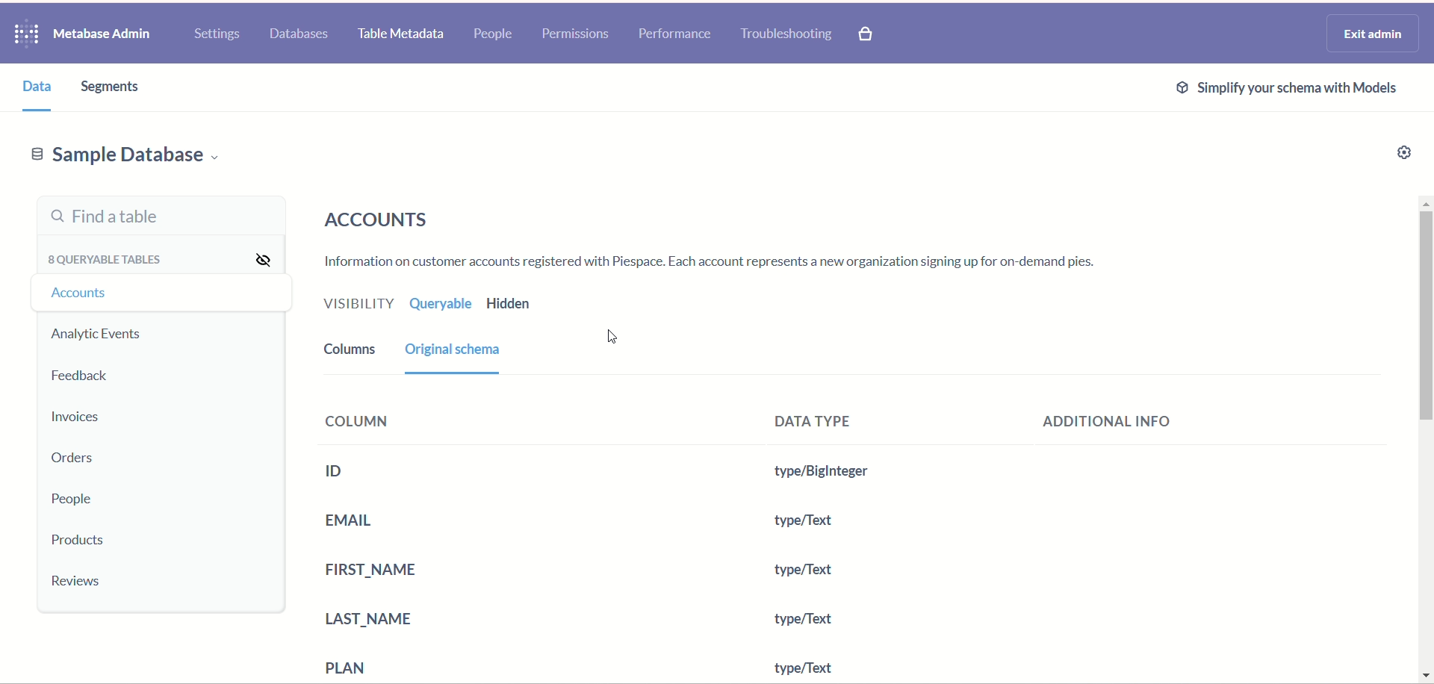 The image size is (1434, 684). What do you see at coordinates (444, 305) in the screenshot?
I see `queryable` at bounding box center [444, 305].